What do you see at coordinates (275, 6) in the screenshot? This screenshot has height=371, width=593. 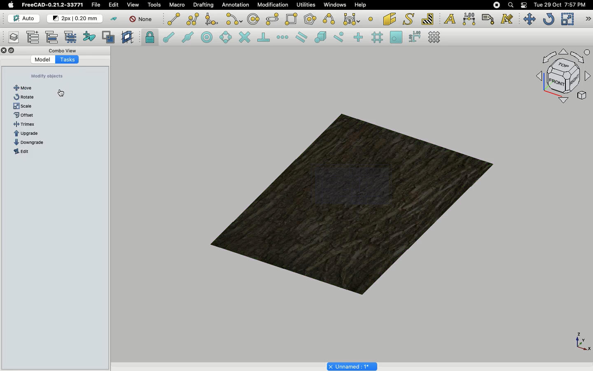 I see `Modification` at bounding box center [275, 6].